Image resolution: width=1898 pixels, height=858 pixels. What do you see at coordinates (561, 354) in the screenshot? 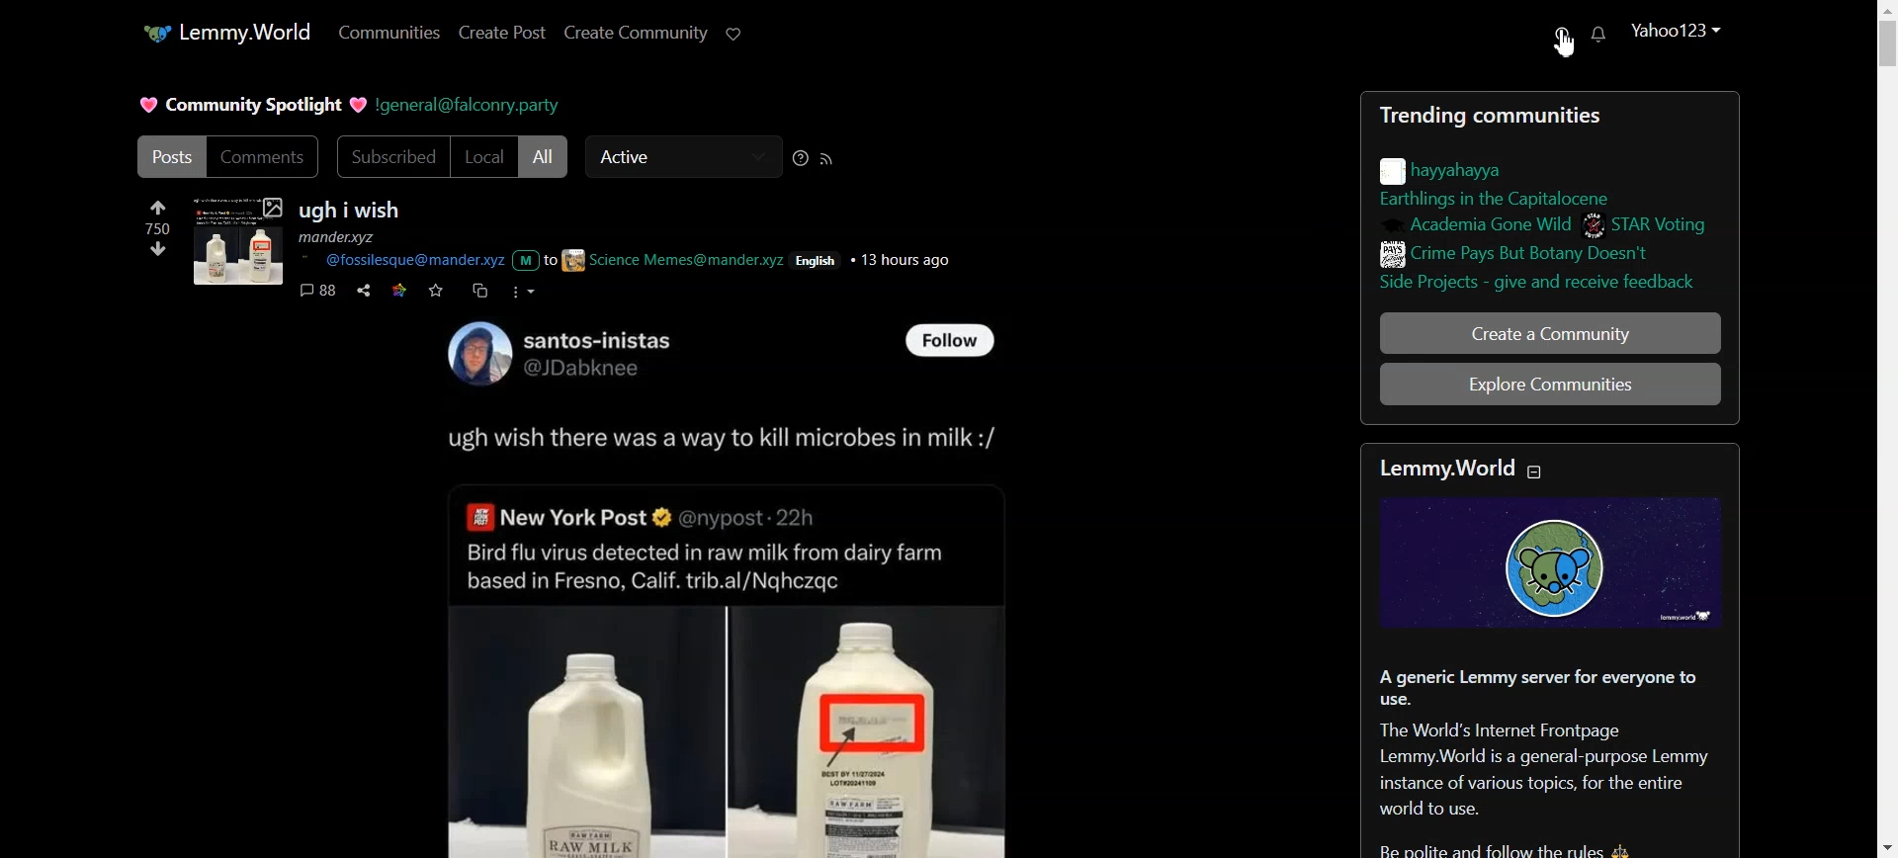
I see `Text` at bounding box center [561, 354].